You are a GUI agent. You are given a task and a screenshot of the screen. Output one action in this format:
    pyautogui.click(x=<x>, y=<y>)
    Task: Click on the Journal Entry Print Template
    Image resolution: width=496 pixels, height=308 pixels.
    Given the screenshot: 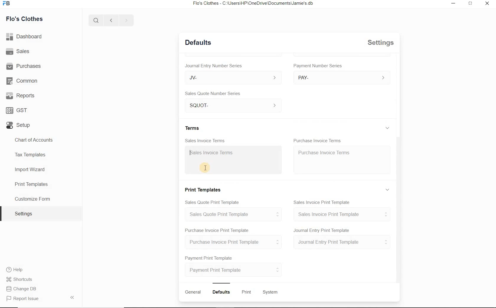 What is the action you would take?
    pyautogui.click(x=341, y=243)
    